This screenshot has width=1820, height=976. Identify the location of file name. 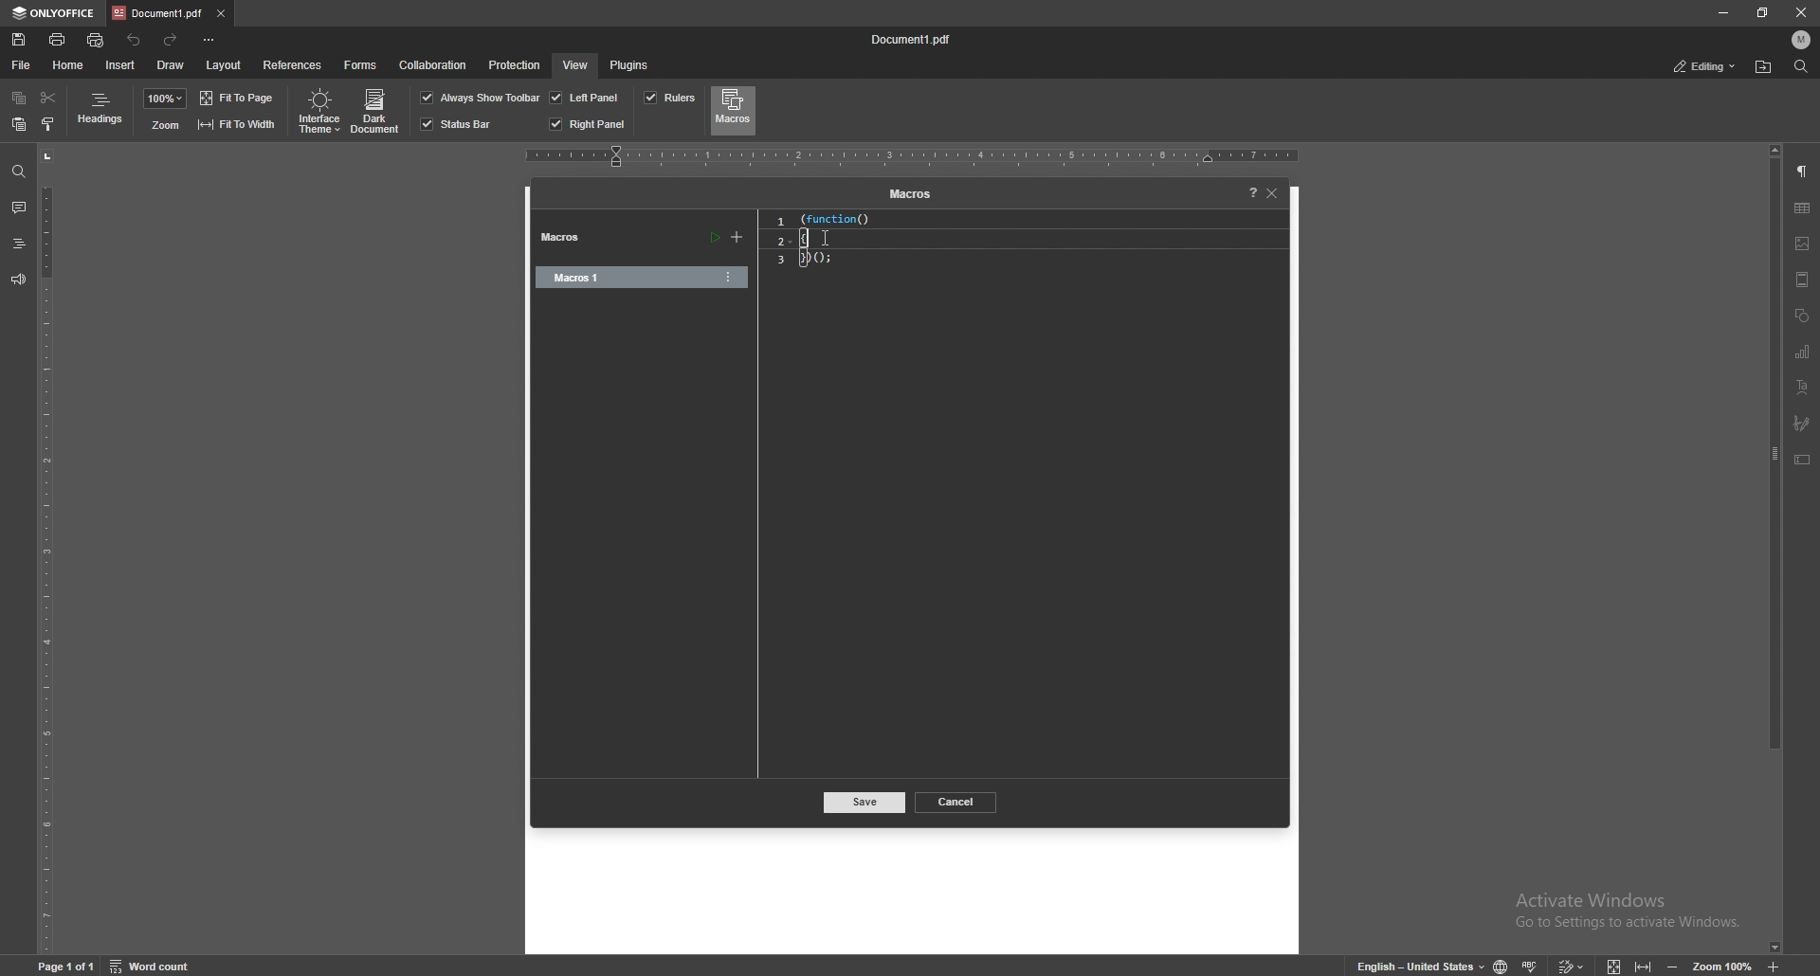
(916, 41).